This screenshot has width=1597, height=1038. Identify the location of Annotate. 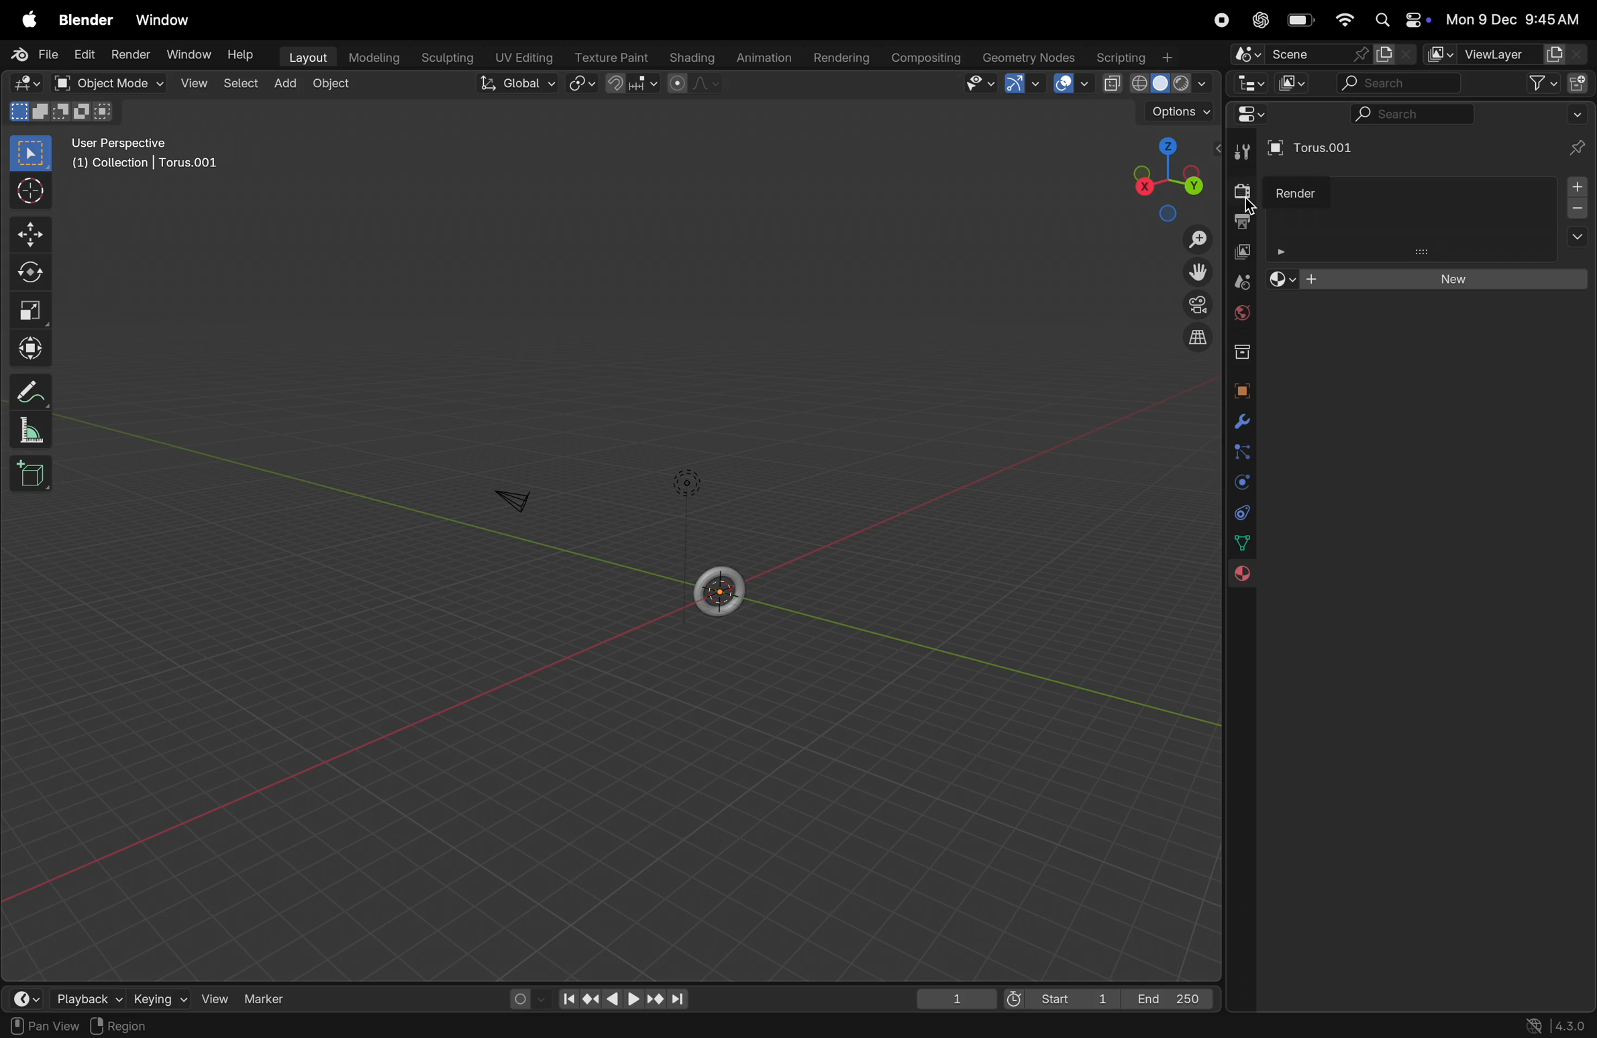
(32, 391).